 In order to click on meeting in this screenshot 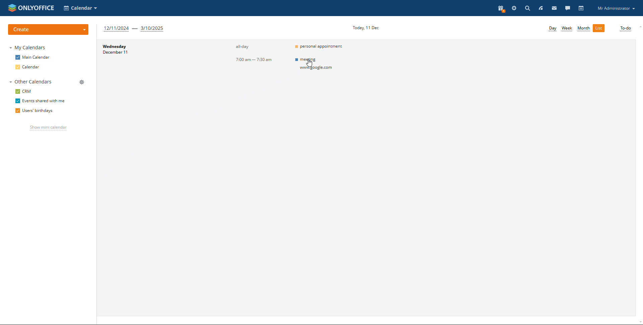, I will do `click(323, 65)`.